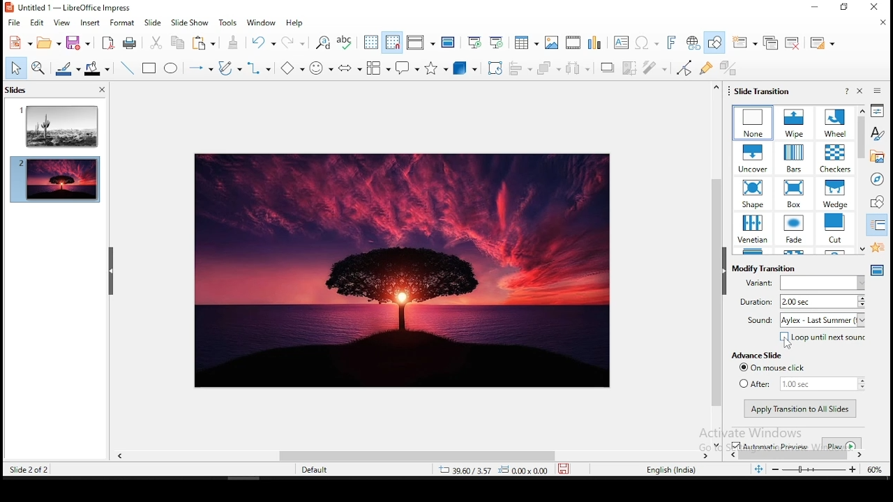 This screenshot has height=502, width=893. What do you see at coordinates (290, 70) in the screenshot?
I see `basic shapes` at bounding box center [290, 70].